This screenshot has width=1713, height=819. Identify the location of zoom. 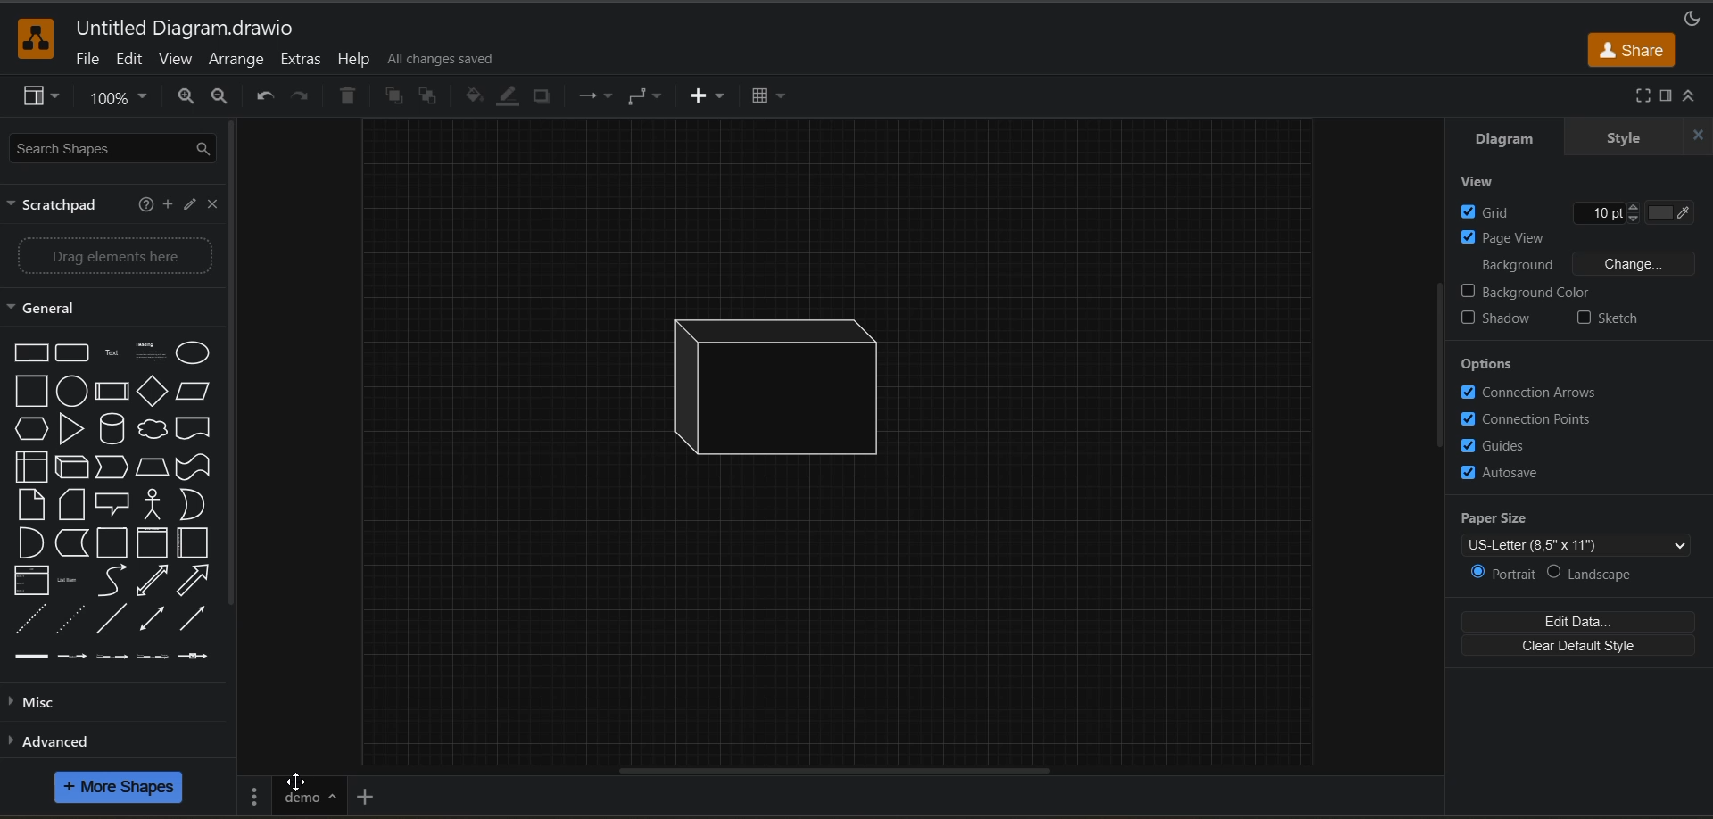
(117, 96).